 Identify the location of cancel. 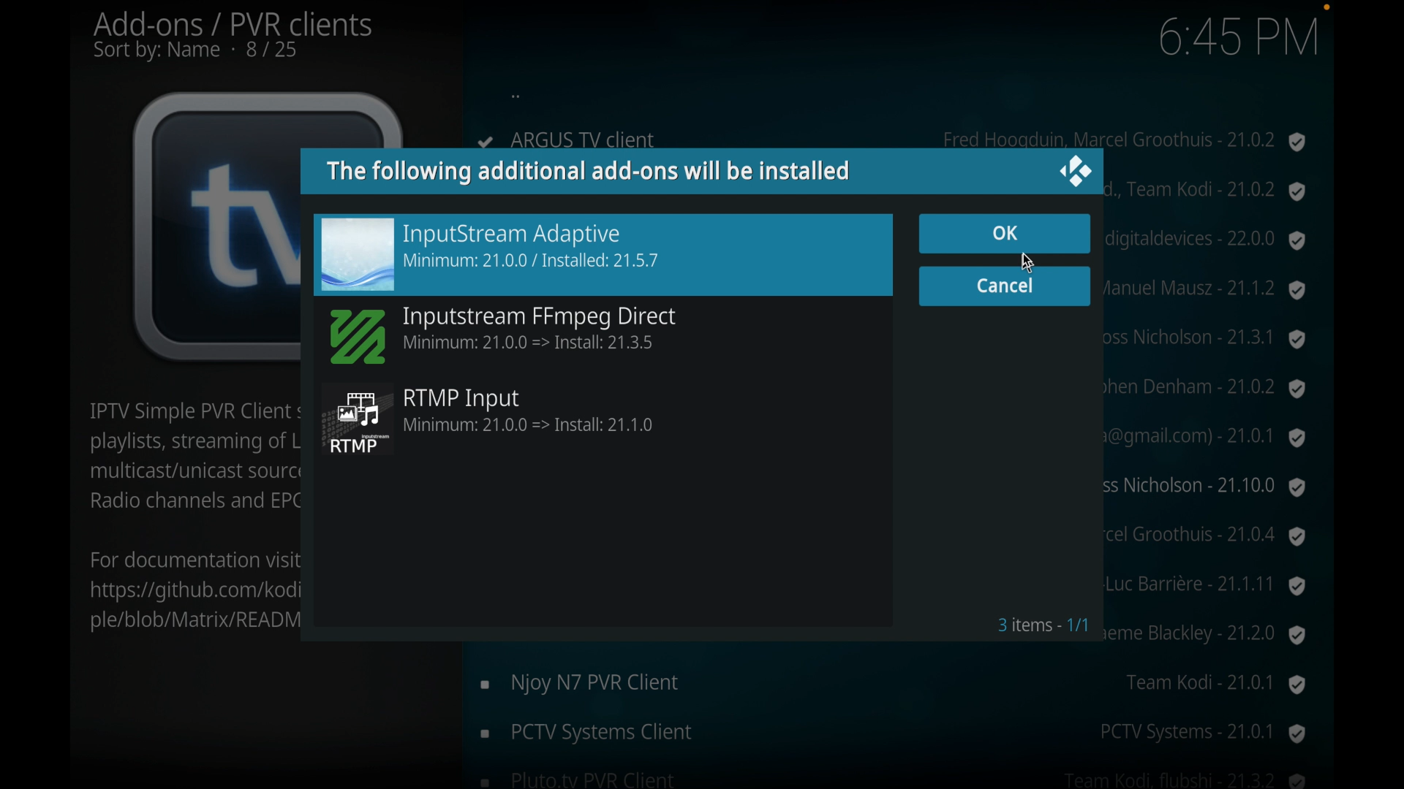
(1003, 286).